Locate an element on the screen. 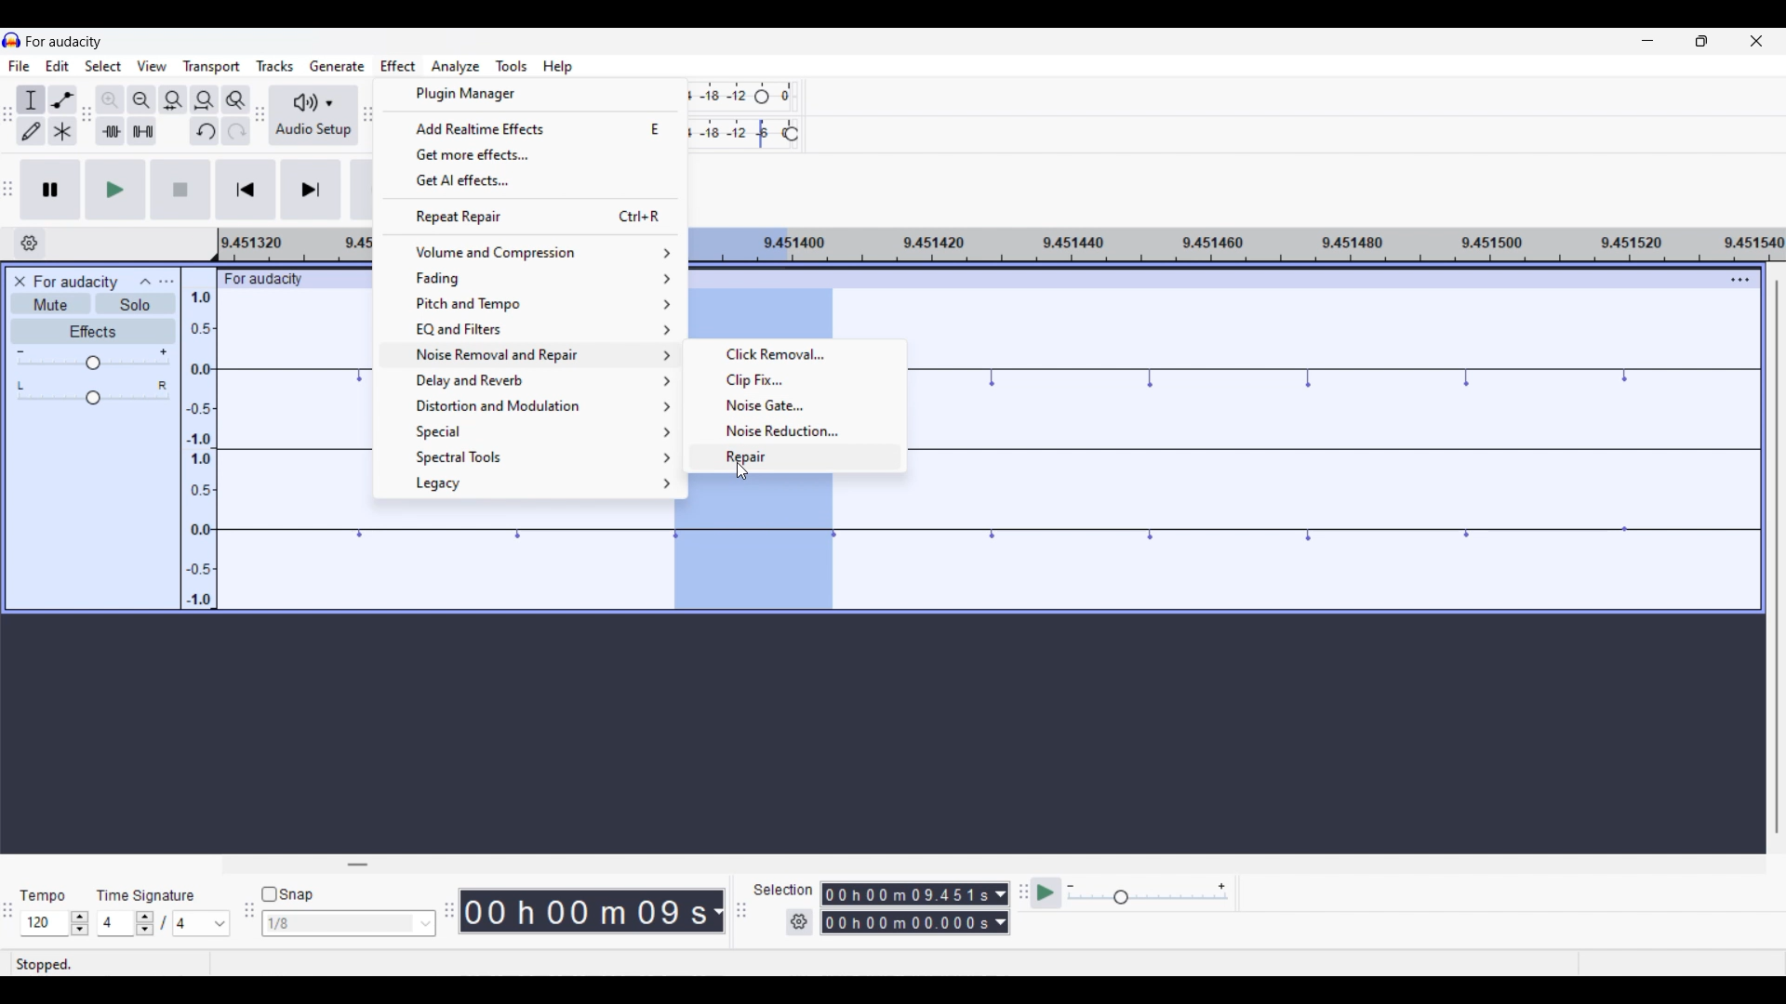 The width and height of the screenshot is (1786, 1004). Current project is located at coordinates (75, 282).